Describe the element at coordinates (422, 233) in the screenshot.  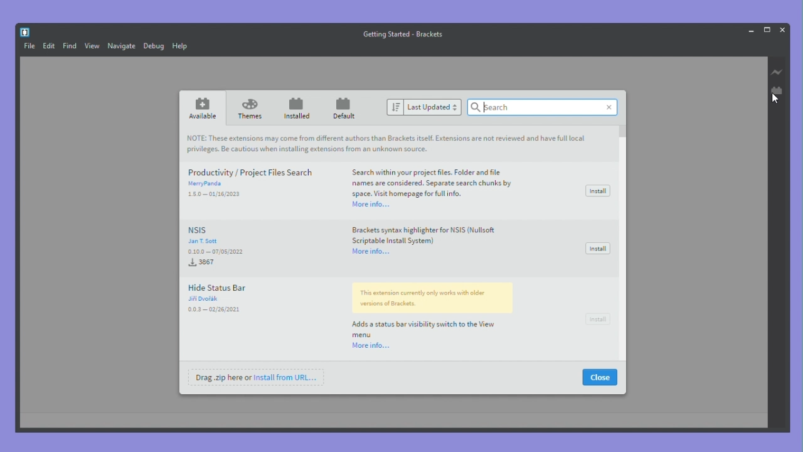
I see `Brackets syntax highlighters` at that location.